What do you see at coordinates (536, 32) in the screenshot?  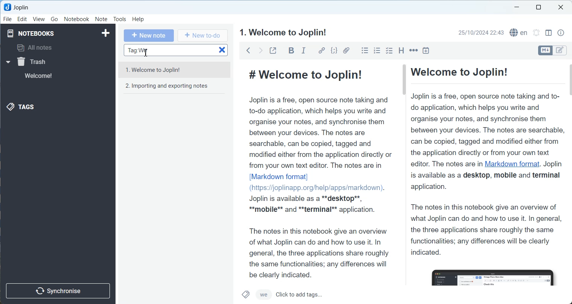 I see `Set alarm` at bounding box center [536, 32].